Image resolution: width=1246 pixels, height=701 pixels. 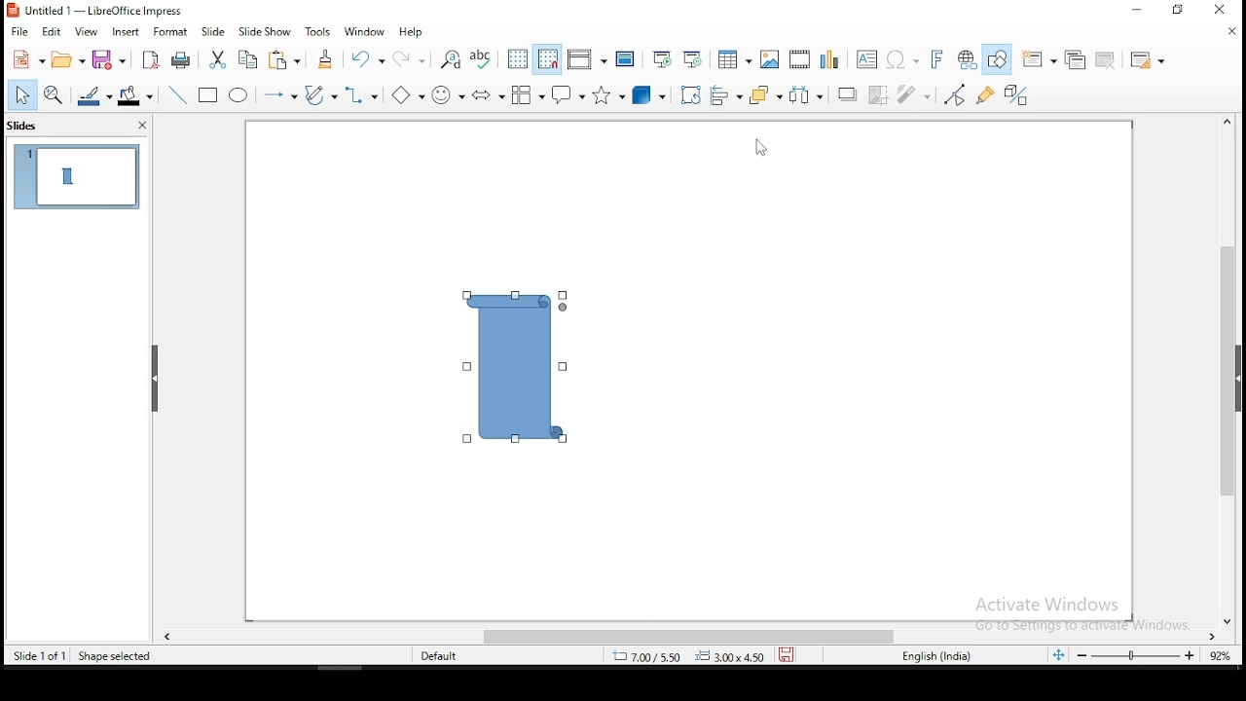 I want to click on close pane, so click(x=141, y=128).